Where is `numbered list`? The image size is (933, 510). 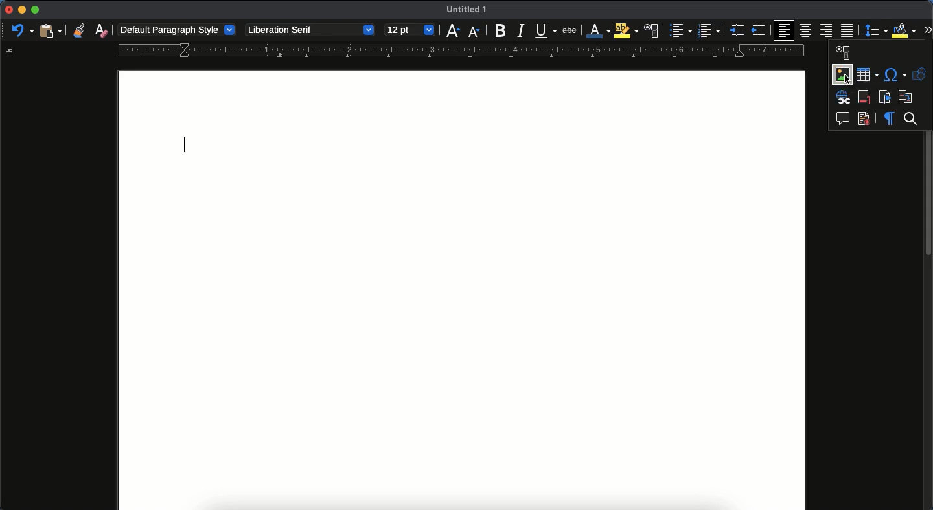
numbered list is located at coordinates (708, 32).